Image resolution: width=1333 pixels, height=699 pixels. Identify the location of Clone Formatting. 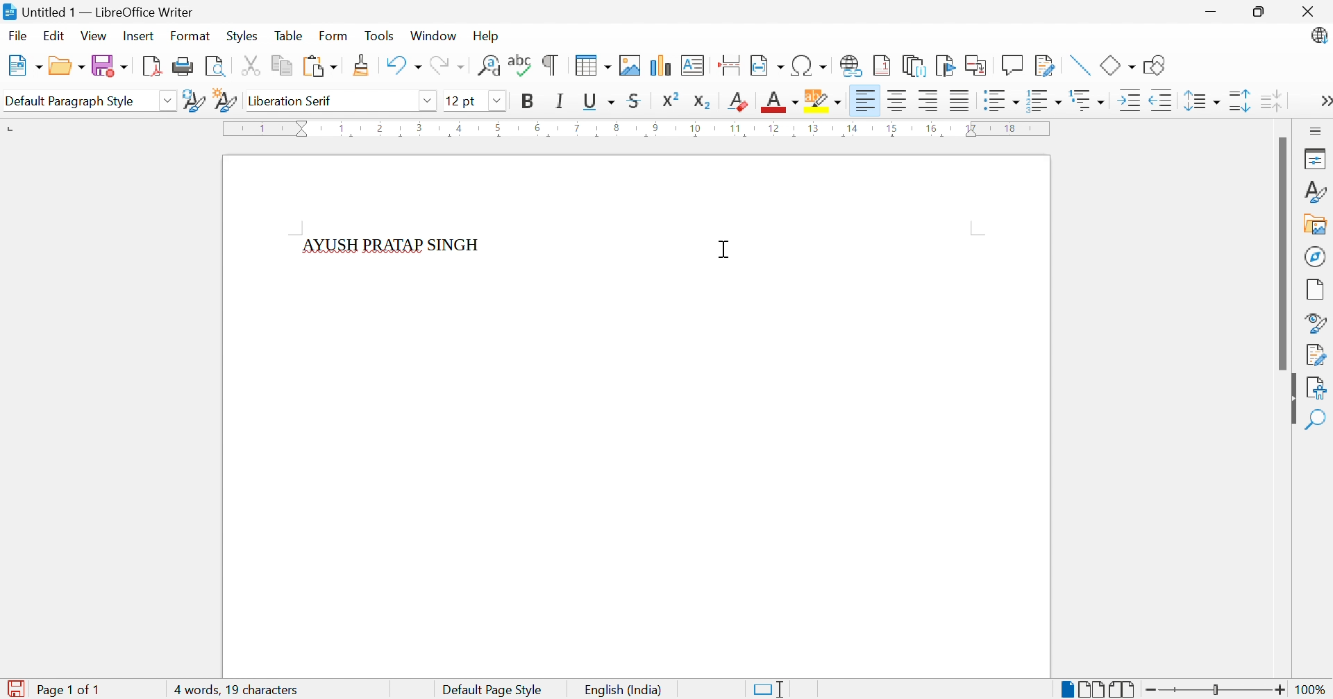
(362, 64).